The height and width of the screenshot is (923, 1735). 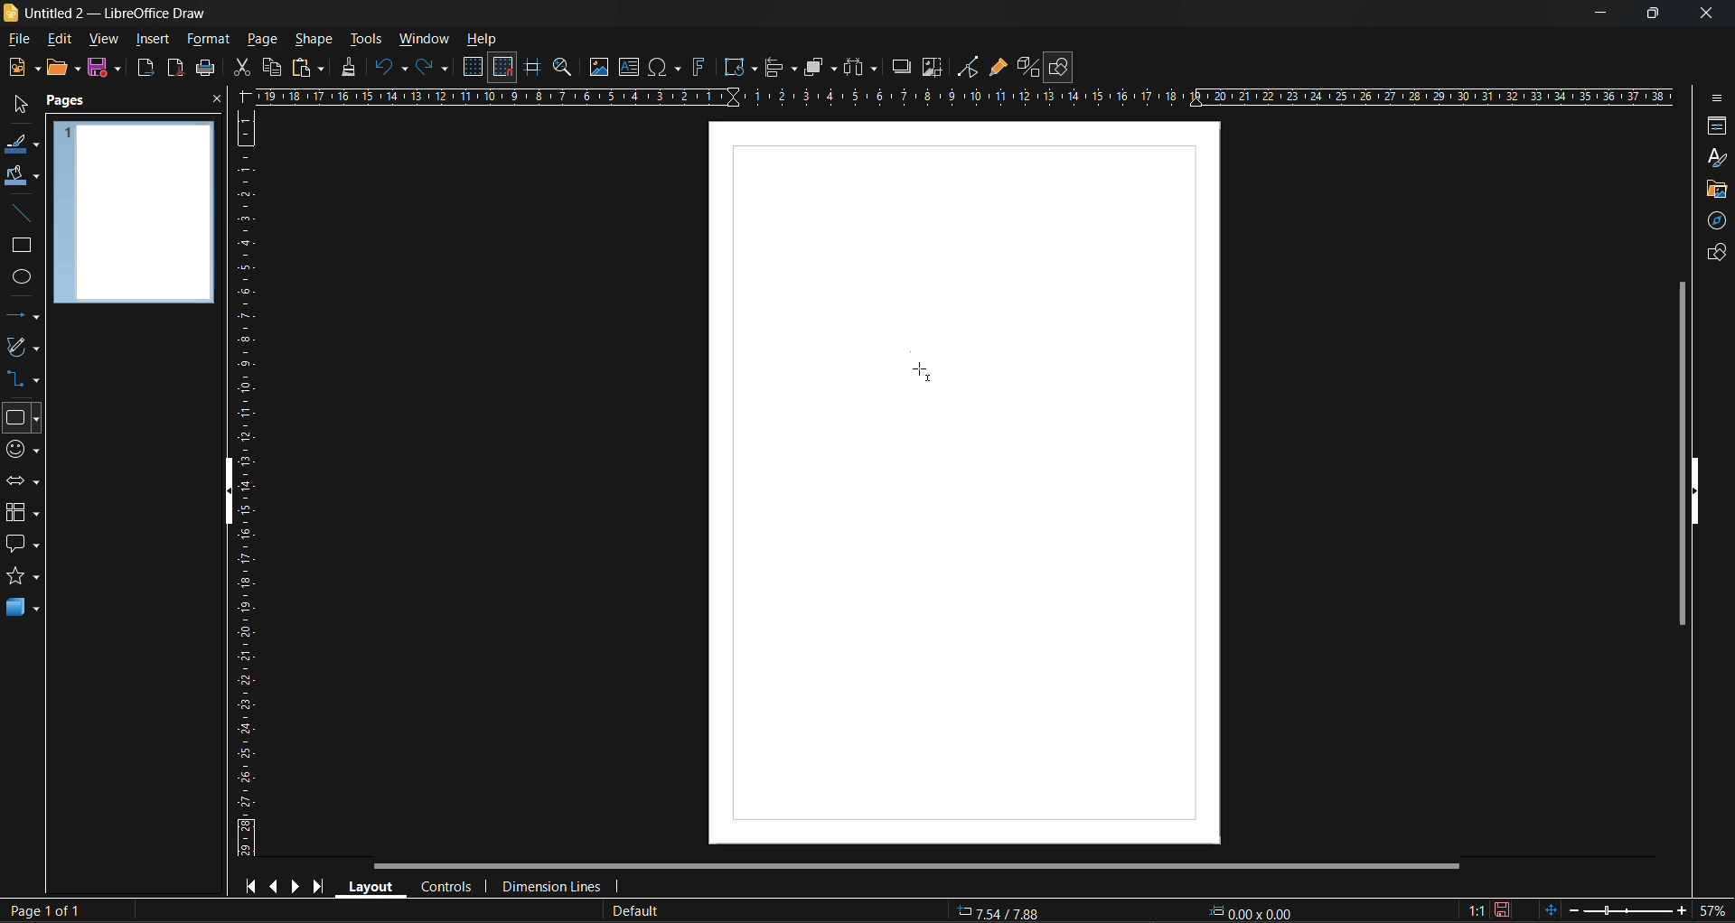 I want to click on image, so click(x=598, y=67).